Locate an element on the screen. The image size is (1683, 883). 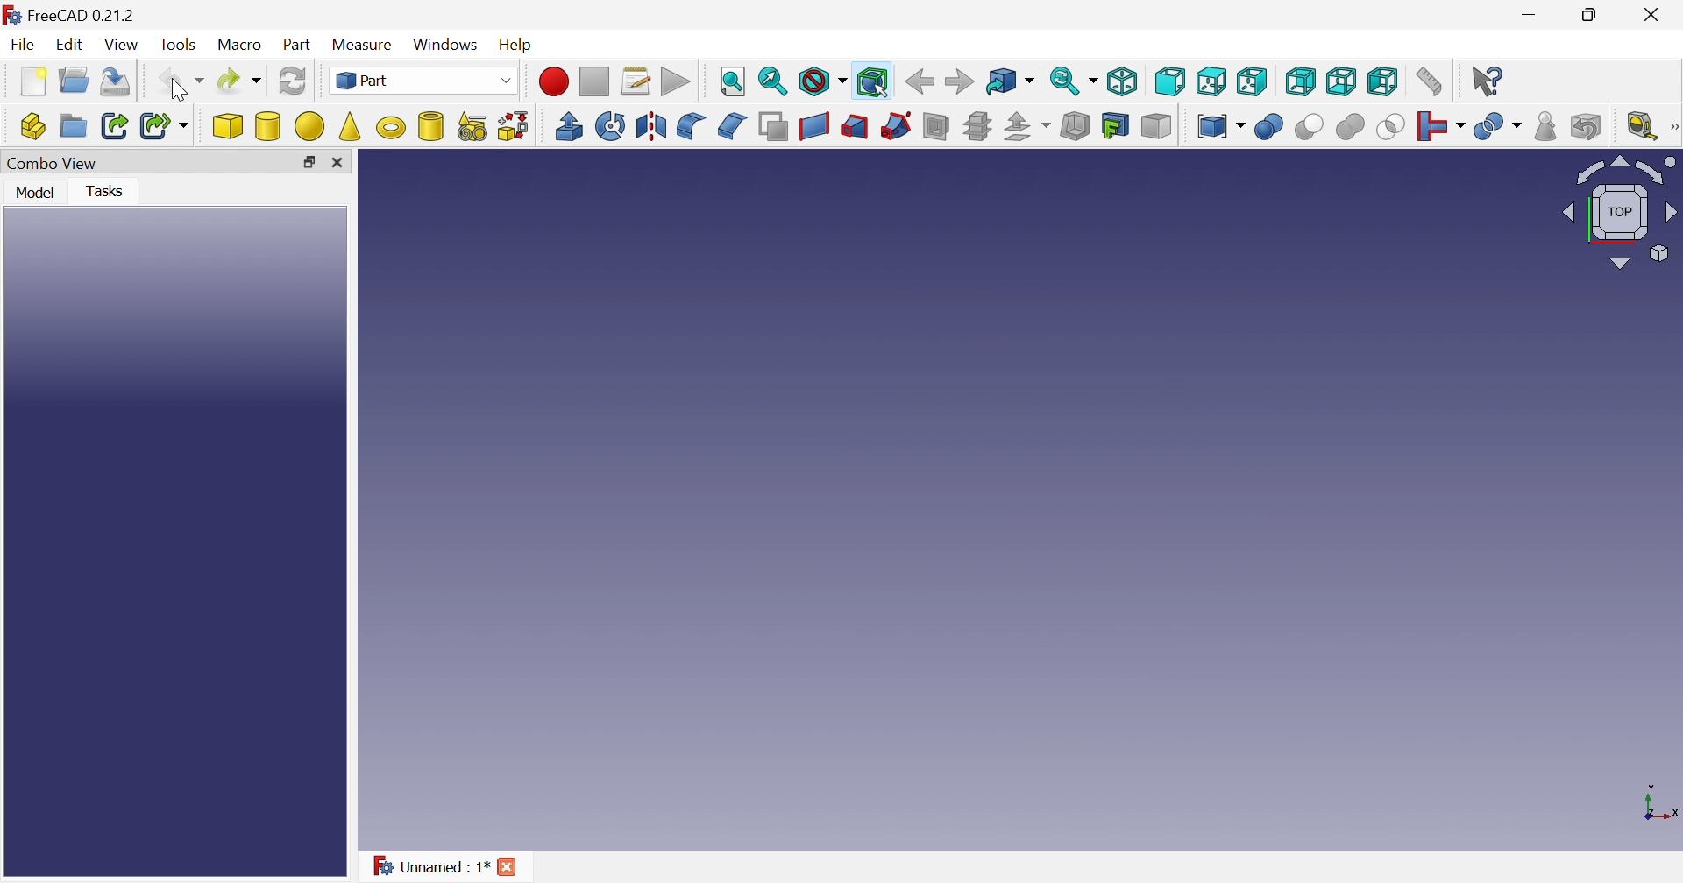
Part is located at coordinates (299, 46).